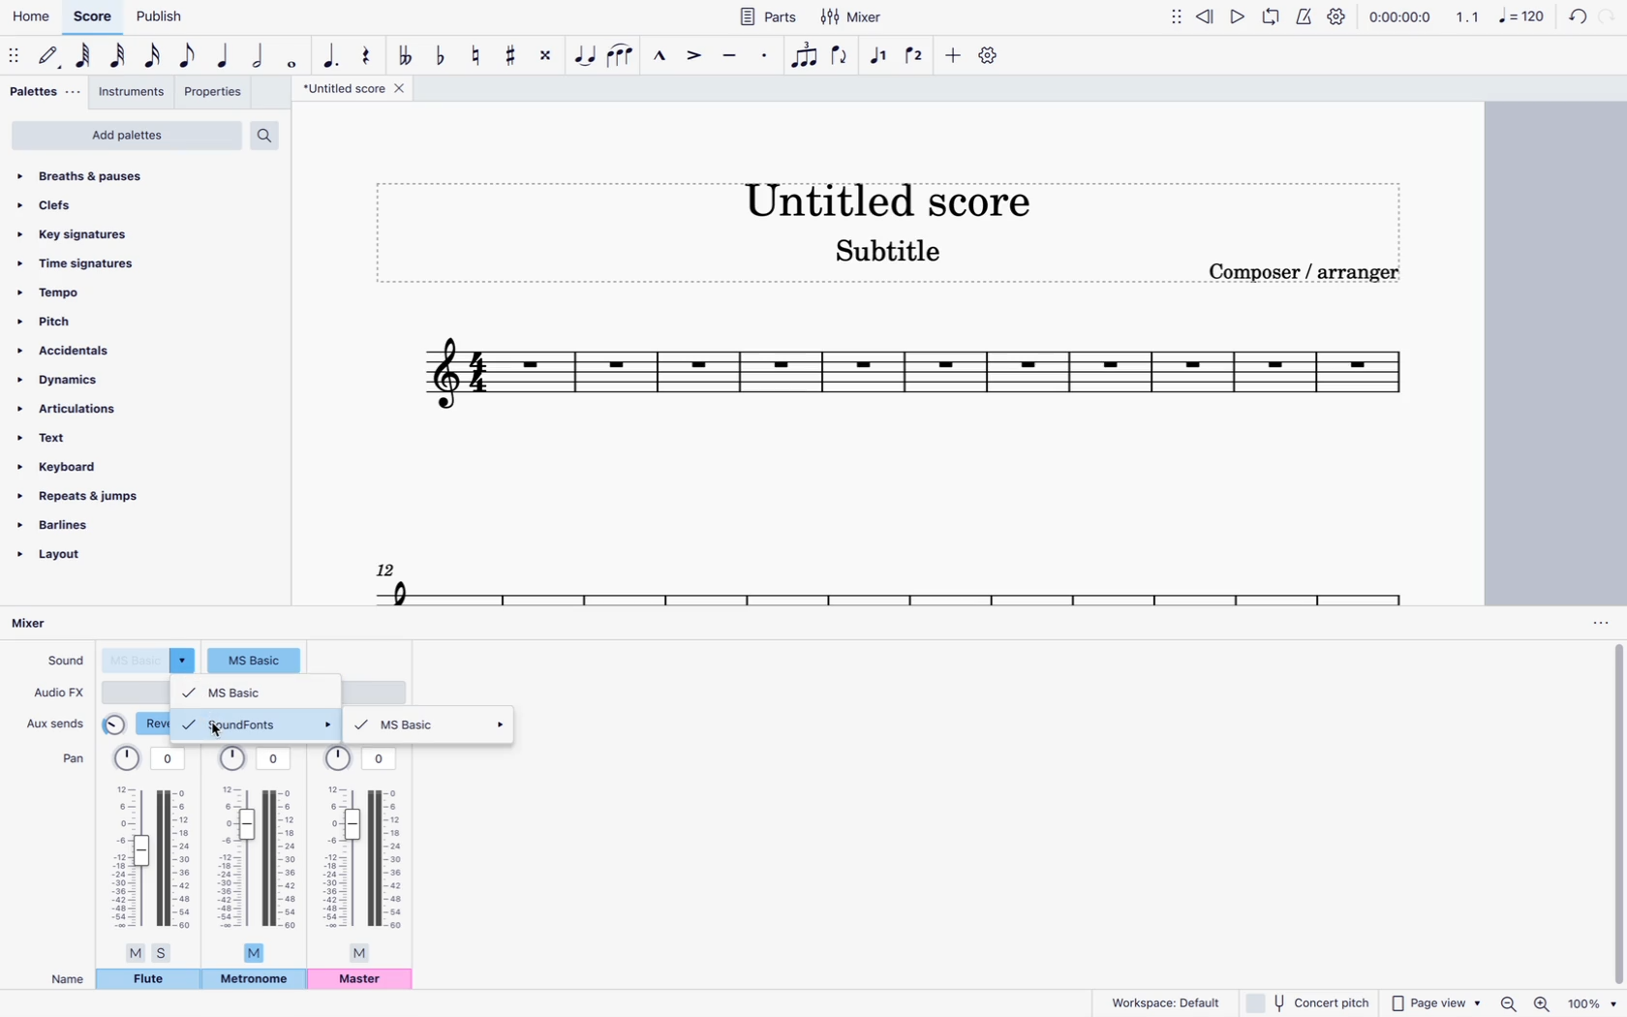 This screenshot has height=1017, width=1627. Describe the element at coordinates (163, 15) in the screenshot. I see `publish` at that location.